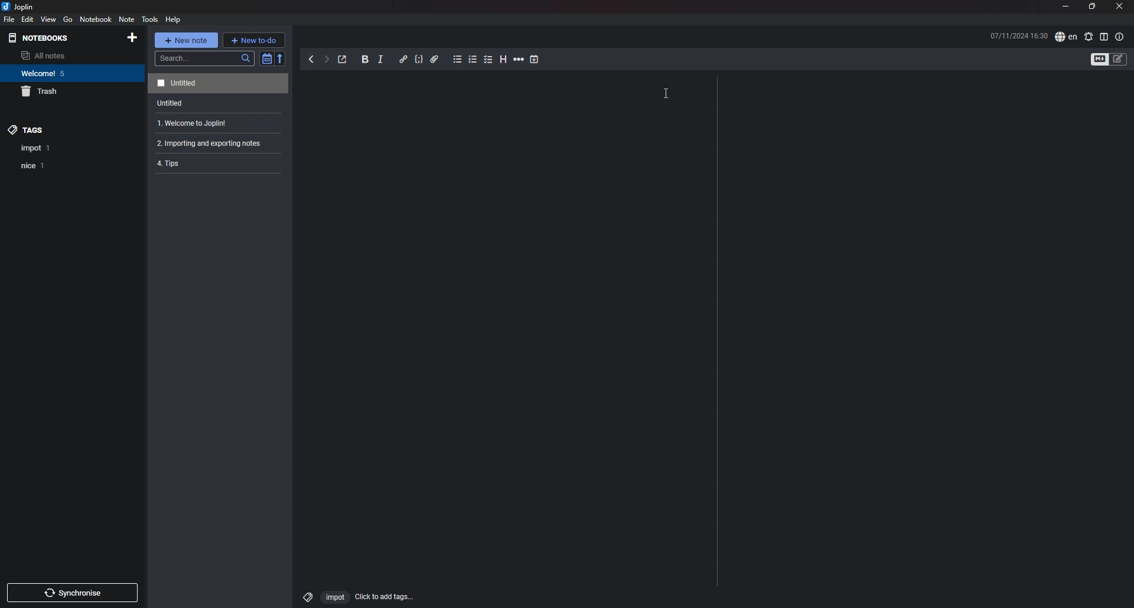 The image size is (1134, 608). I want to click on toggle editor layout, so click(1104, 37).